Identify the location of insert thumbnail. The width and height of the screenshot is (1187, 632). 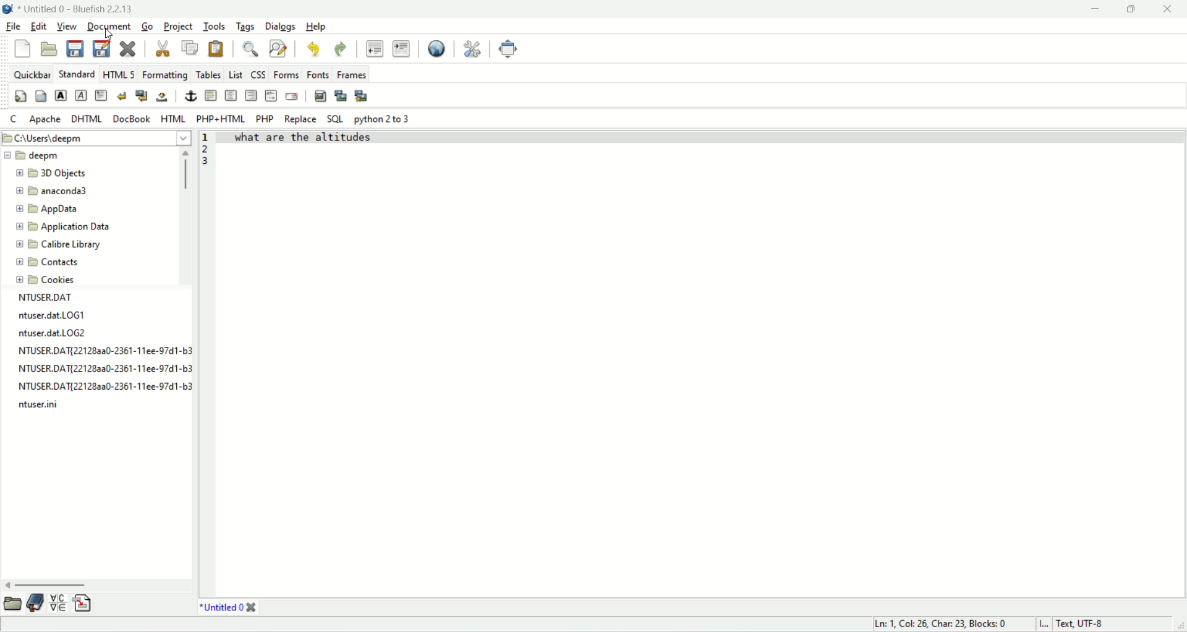
(341, 96).